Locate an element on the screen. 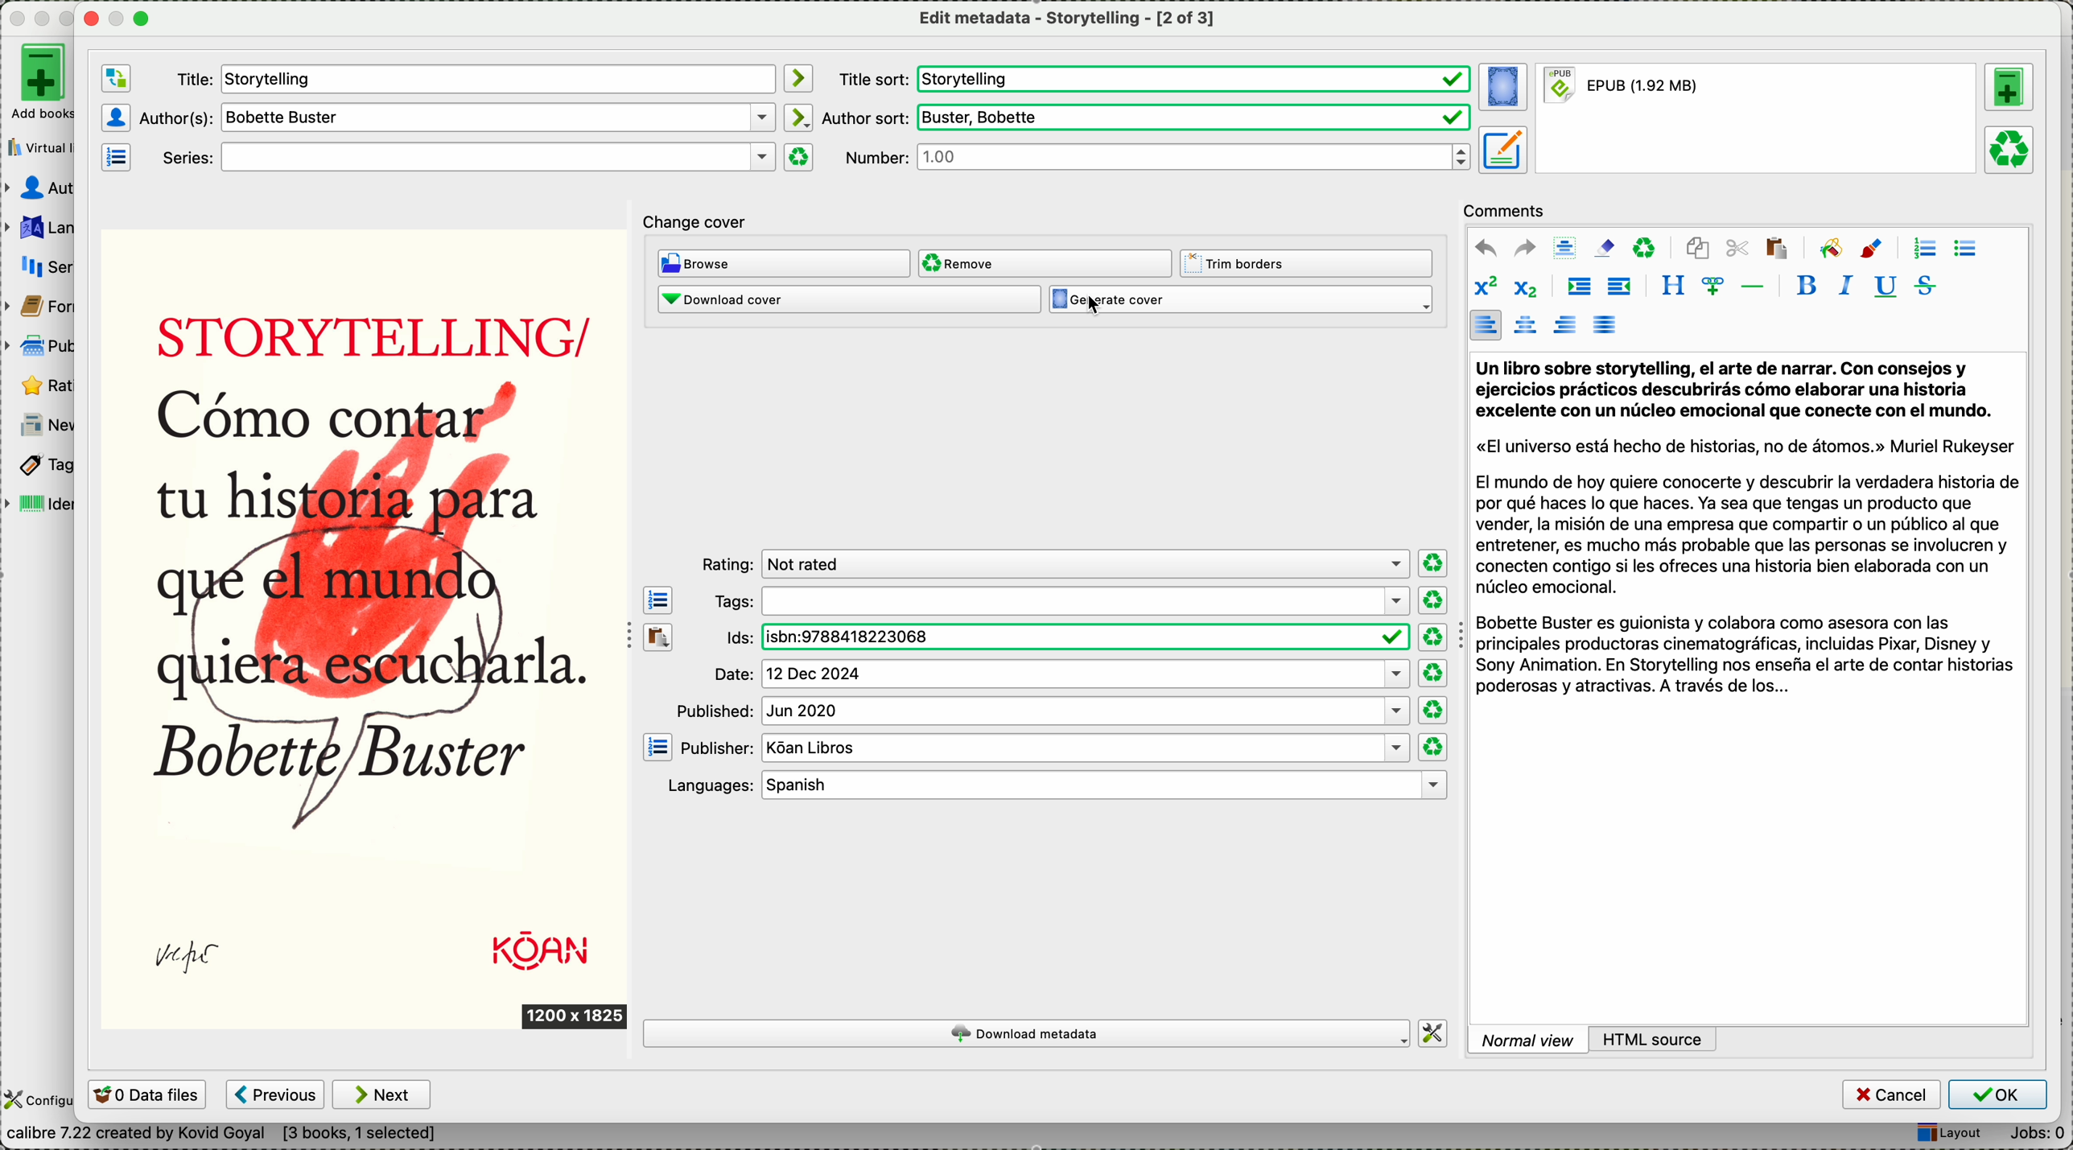  series is located at coordinates (464, 157).